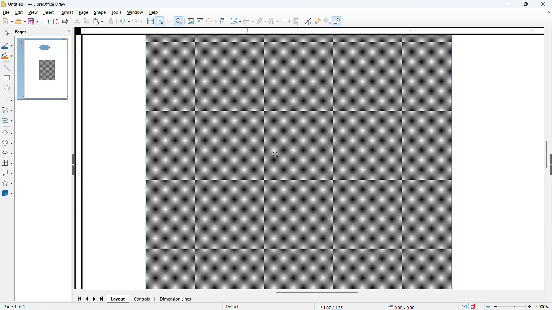 This screenshot has width=552, height=310. Describe the element at coordinates (248, 21) in the screenshot. I see `Align ` at that location.